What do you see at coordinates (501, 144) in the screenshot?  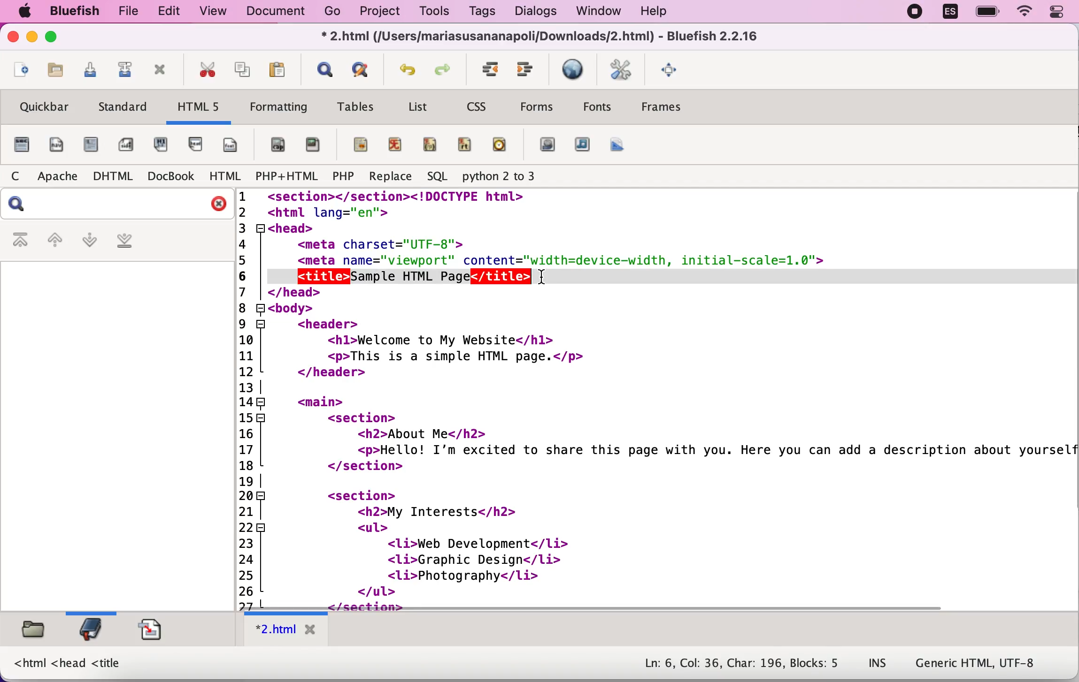 I see `time` at bounding box center [501, 144].